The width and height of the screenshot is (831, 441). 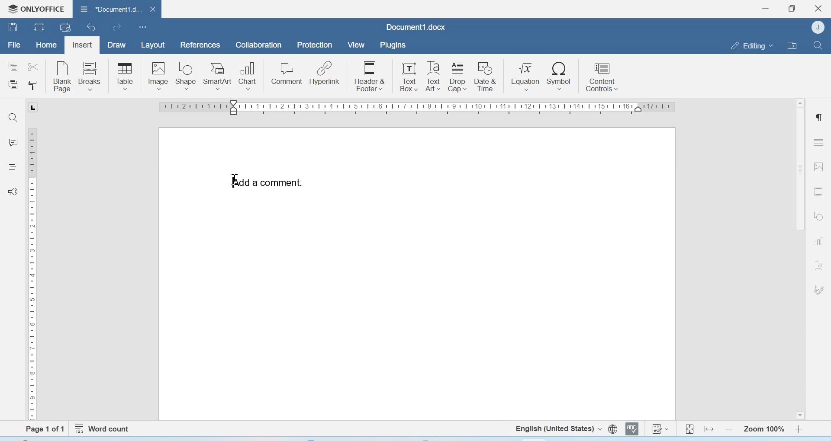 What do you see at coordinates (710, 429) in the screenshot?
I see `Fit to width` at bounding box center [710, 429].